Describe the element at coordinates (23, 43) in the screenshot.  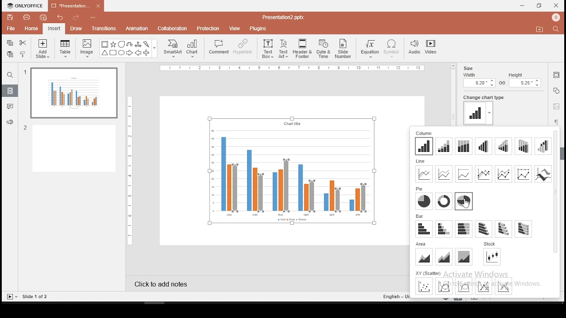
I see `cut` at that location.